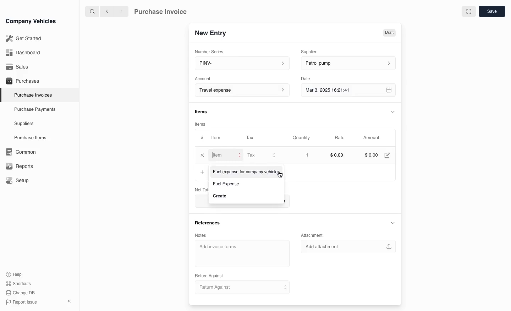 This screenshot has width=511, height=311. Describe the element at coordinates (19, 181) in the screenshot. I see `Setup` at that location.